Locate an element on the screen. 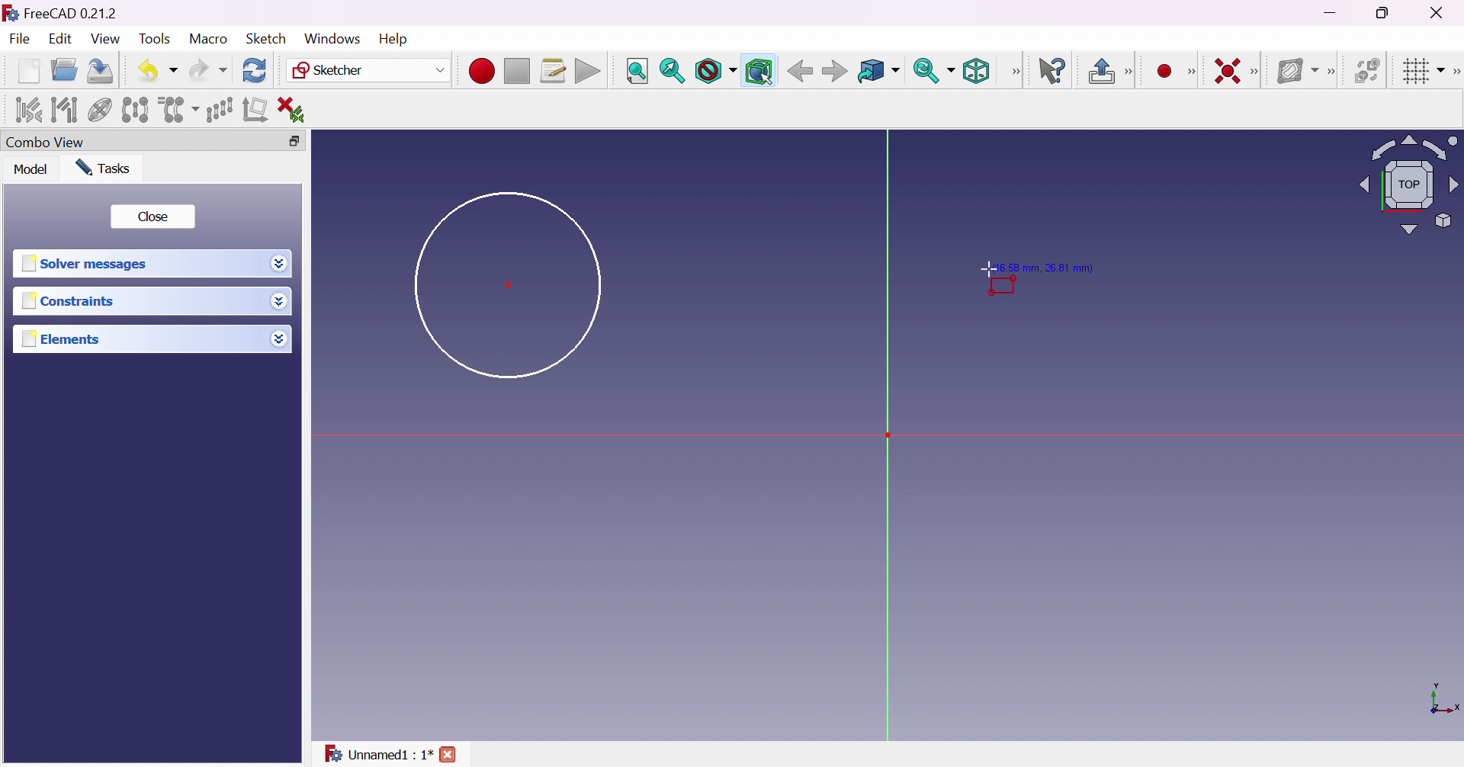  Isometric is located at coordinates (975, 72).